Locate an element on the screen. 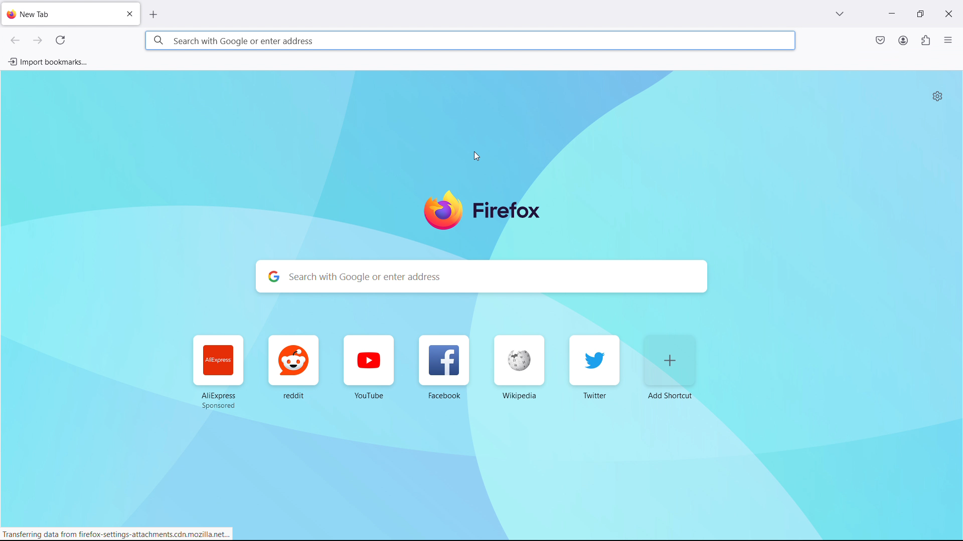 This screenshot has height=541, width=963. close is located at coordinates (948, 12).